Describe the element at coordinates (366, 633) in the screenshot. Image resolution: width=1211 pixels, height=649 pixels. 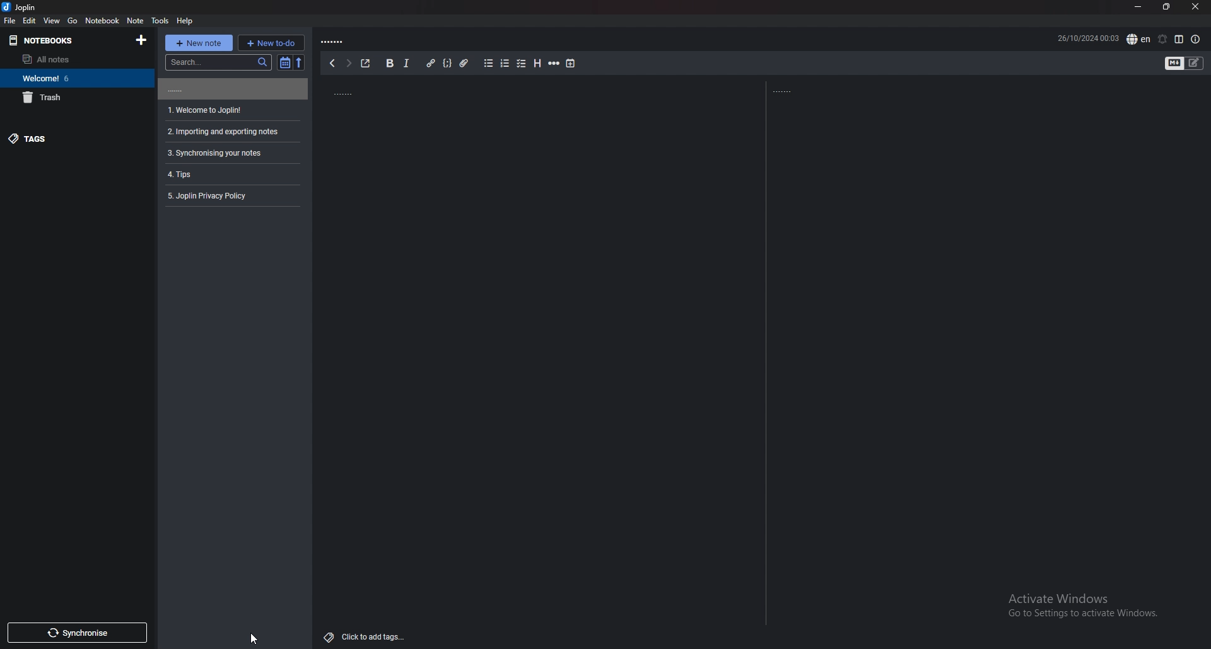
I see `Click to add tags...` at that location.